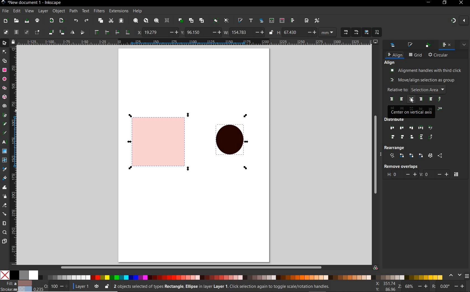  What do you see at coordinates (156, 20) in the screenshot?
I see `zoom page` at bounding box center [156, 20].